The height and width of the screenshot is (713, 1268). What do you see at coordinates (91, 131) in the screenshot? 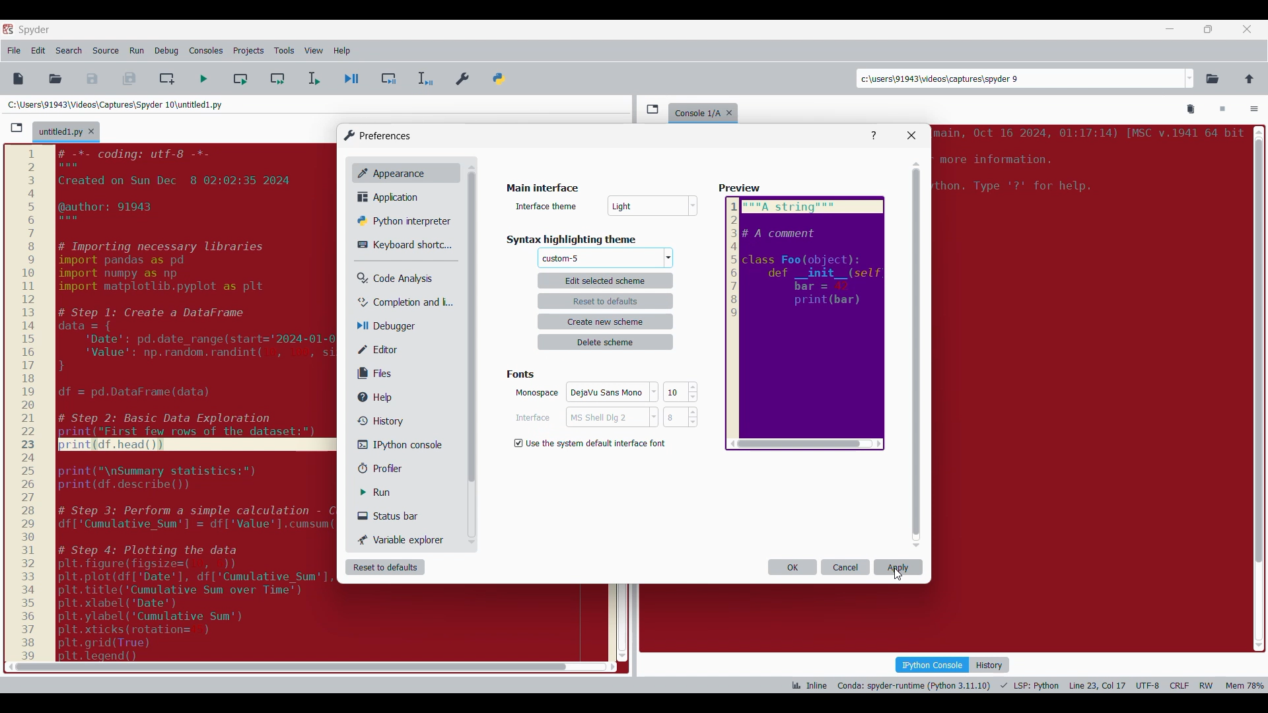
I see `Close tab` at bounding box center [91, 131].